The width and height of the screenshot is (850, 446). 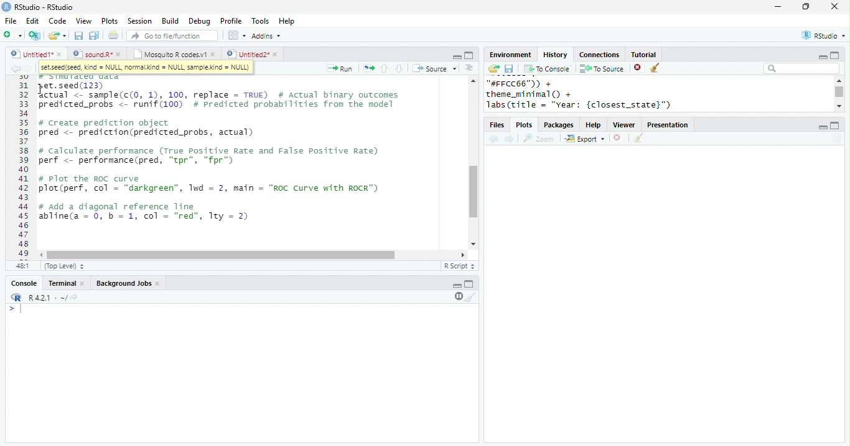 I want to click on save all, so click(x=94, y=35).